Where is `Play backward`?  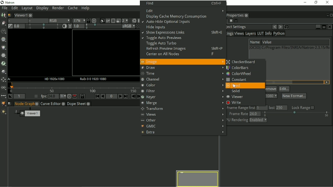 Play backward is located at coordinates (102, 96).